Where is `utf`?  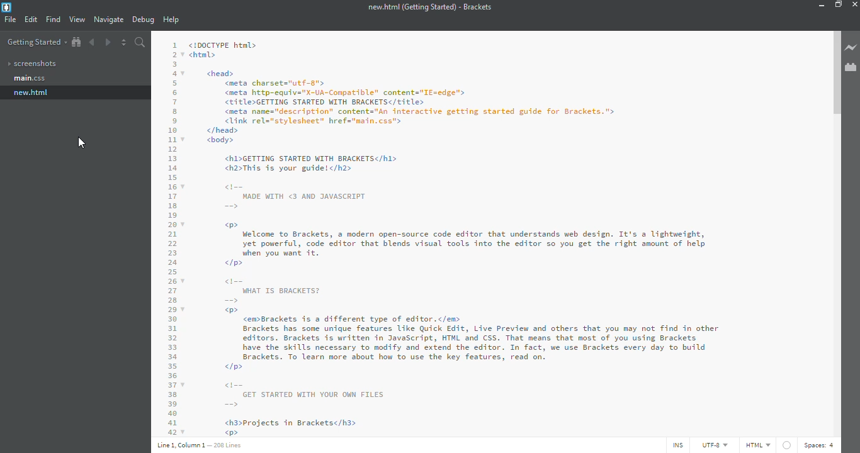
utf is located at coordinates (710, 445).